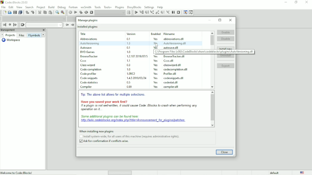 The image size is (312, 175). What do you see at coordinates (51, 12) in the screenshot?
I see `Paste` at bounding box center [51, 12].